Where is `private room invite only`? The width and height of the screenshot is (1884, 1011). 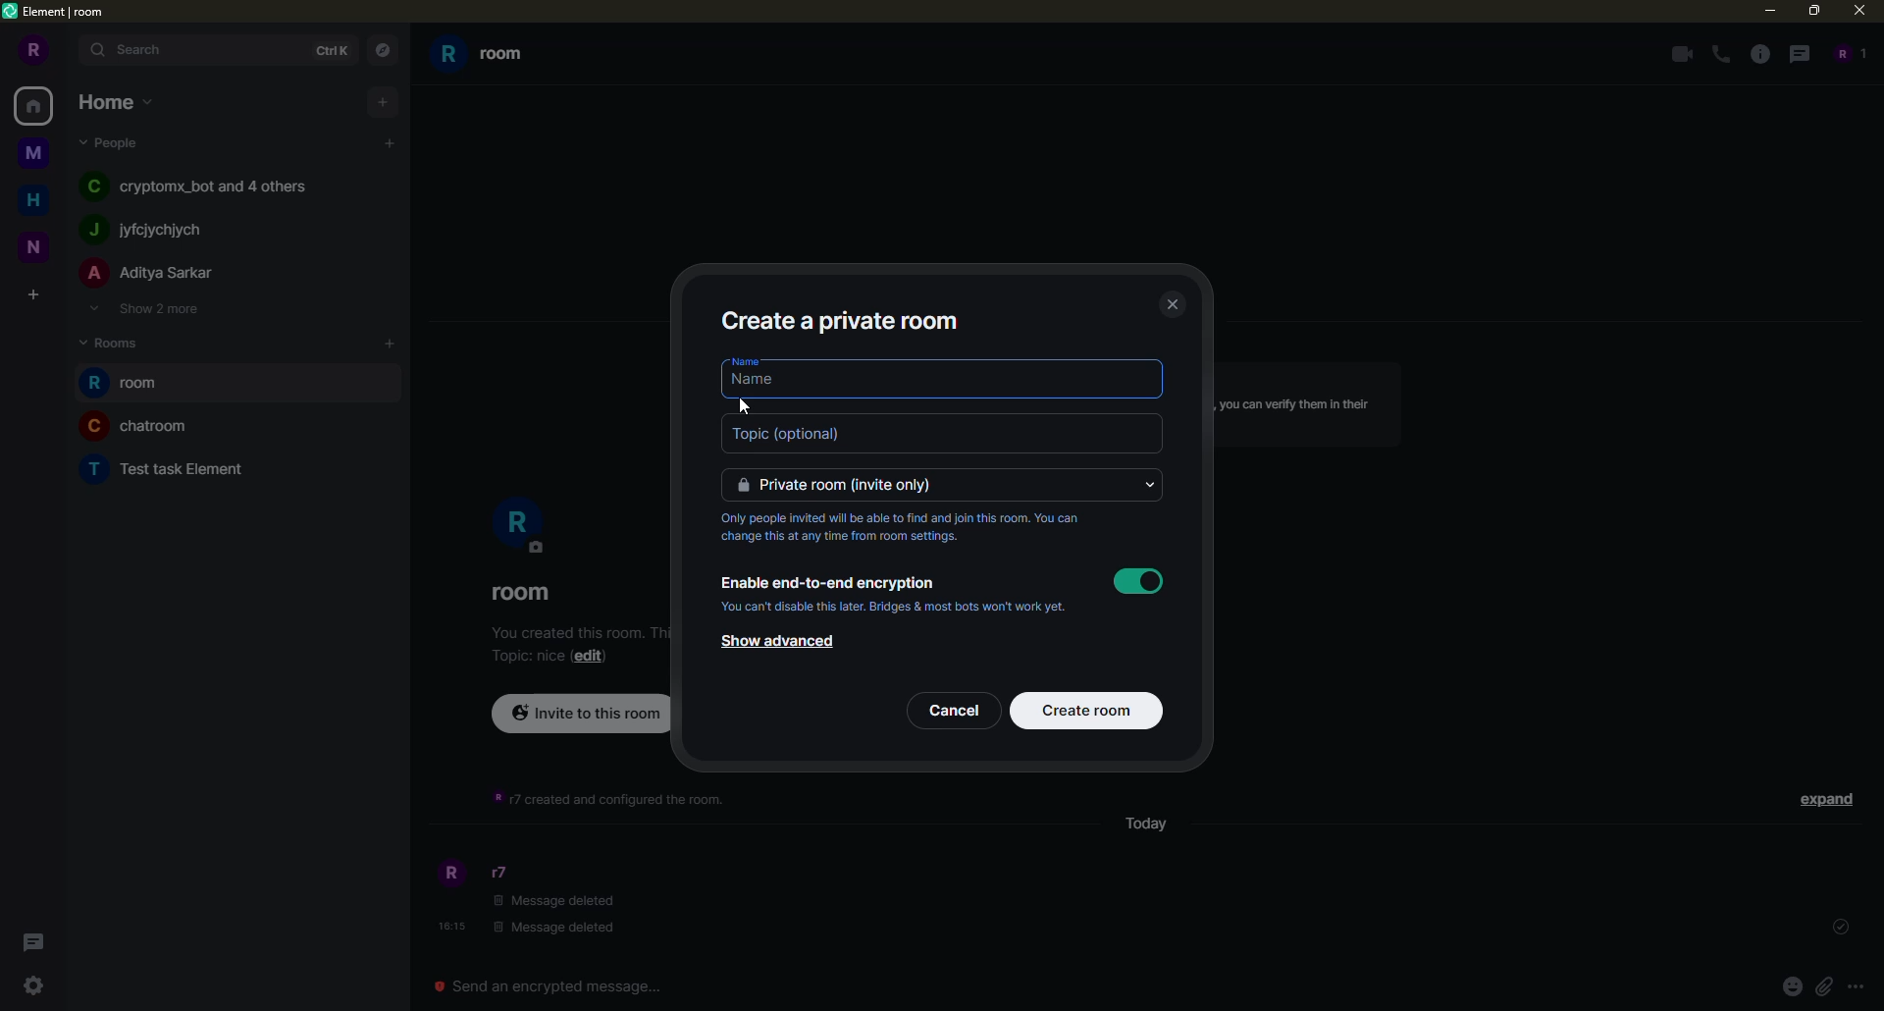
private room invite only is located at coordinates (946, 485).